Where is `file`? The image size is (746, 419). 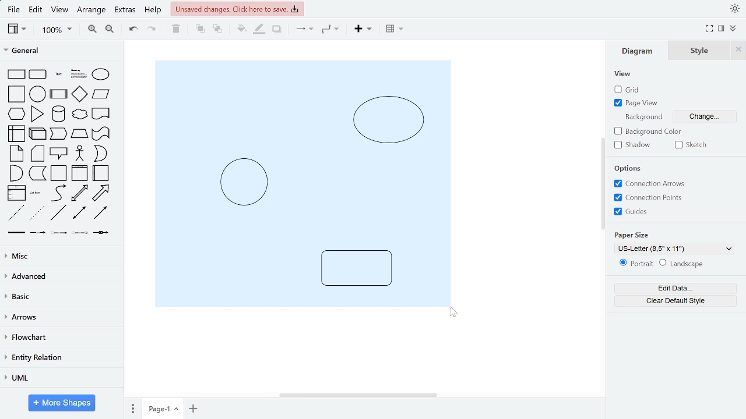 file is located at coordinates (14, 9).